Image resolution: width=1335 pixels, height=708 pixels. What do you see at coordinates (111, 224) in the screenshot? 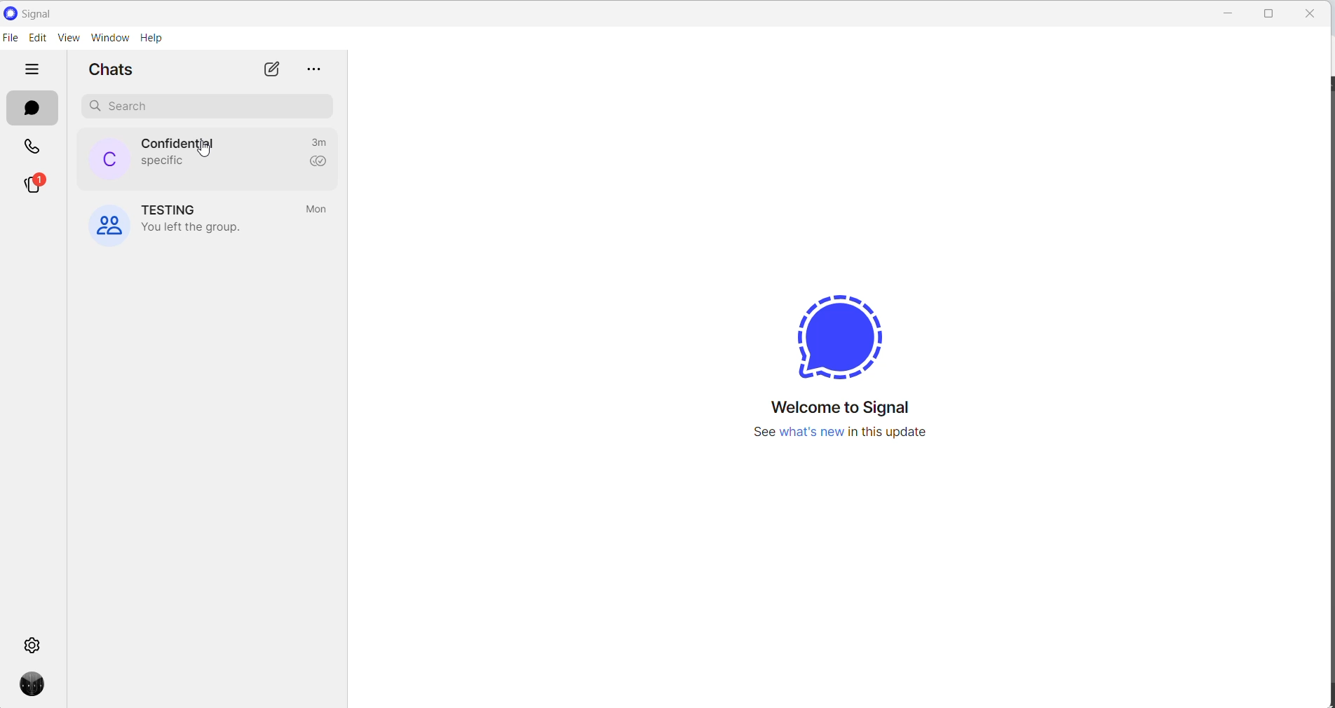
I see `profile picture` at bounding box center [111, 224].